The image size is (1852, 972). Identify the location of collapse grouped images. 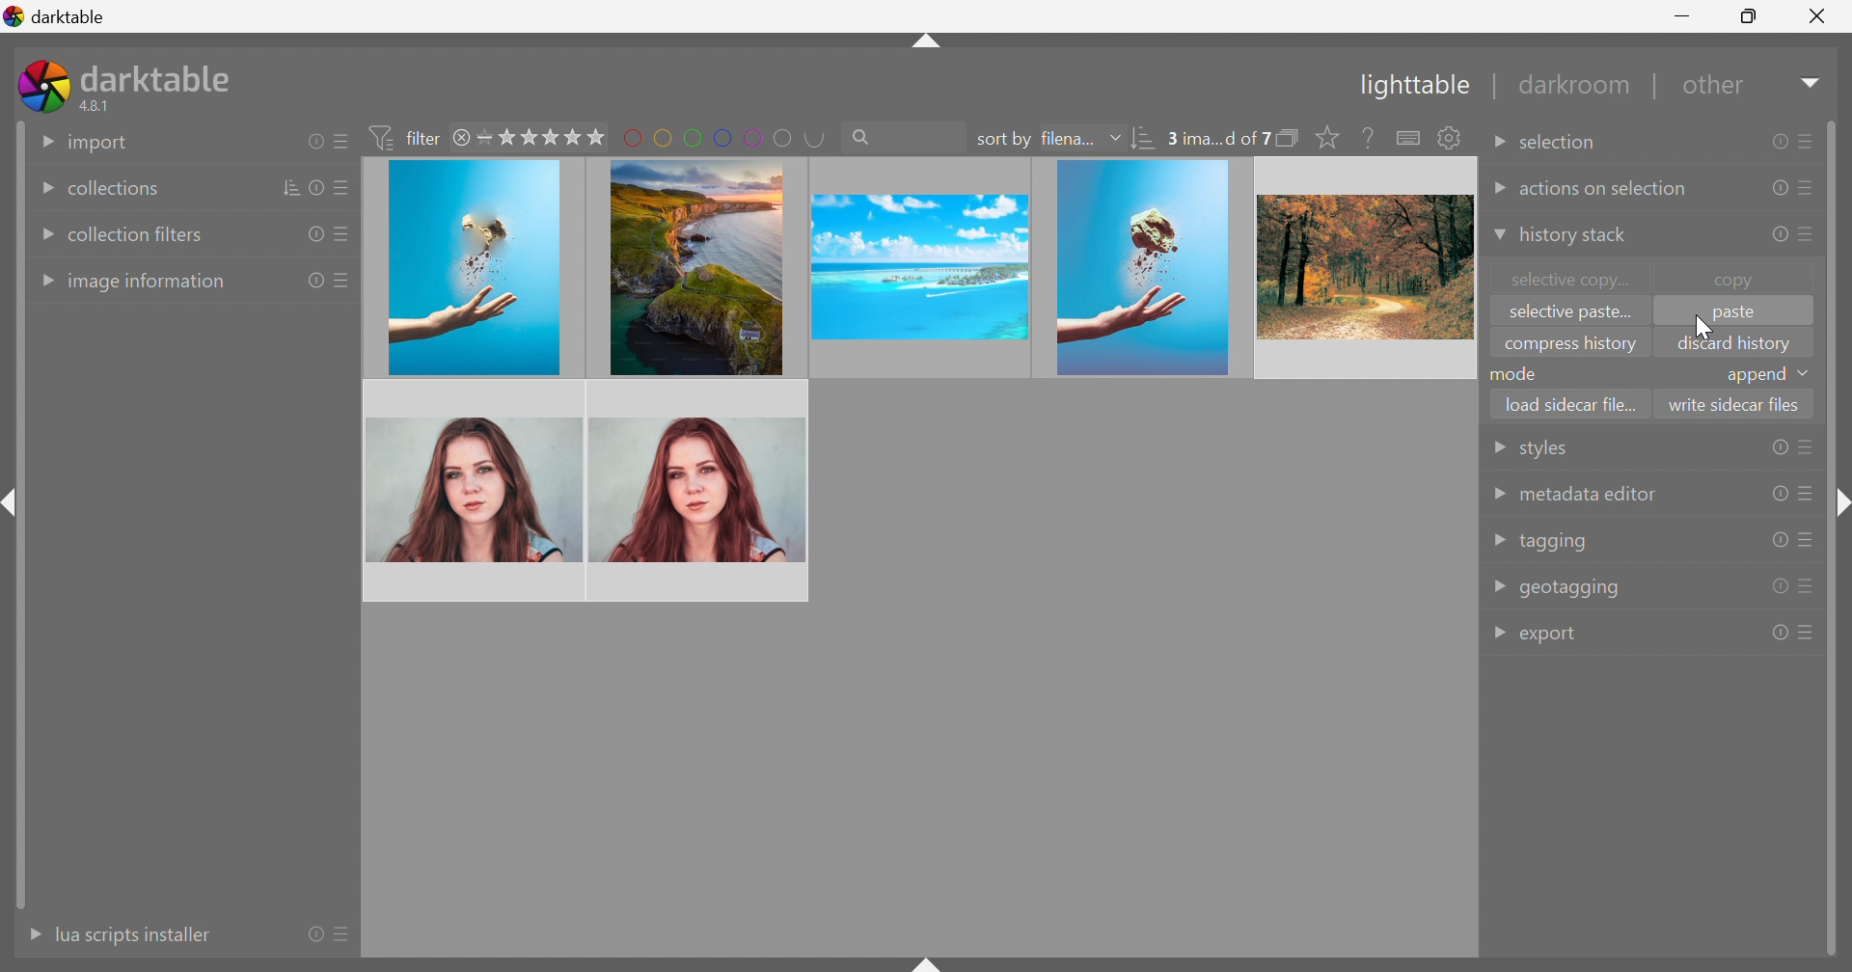
(1289, 138).